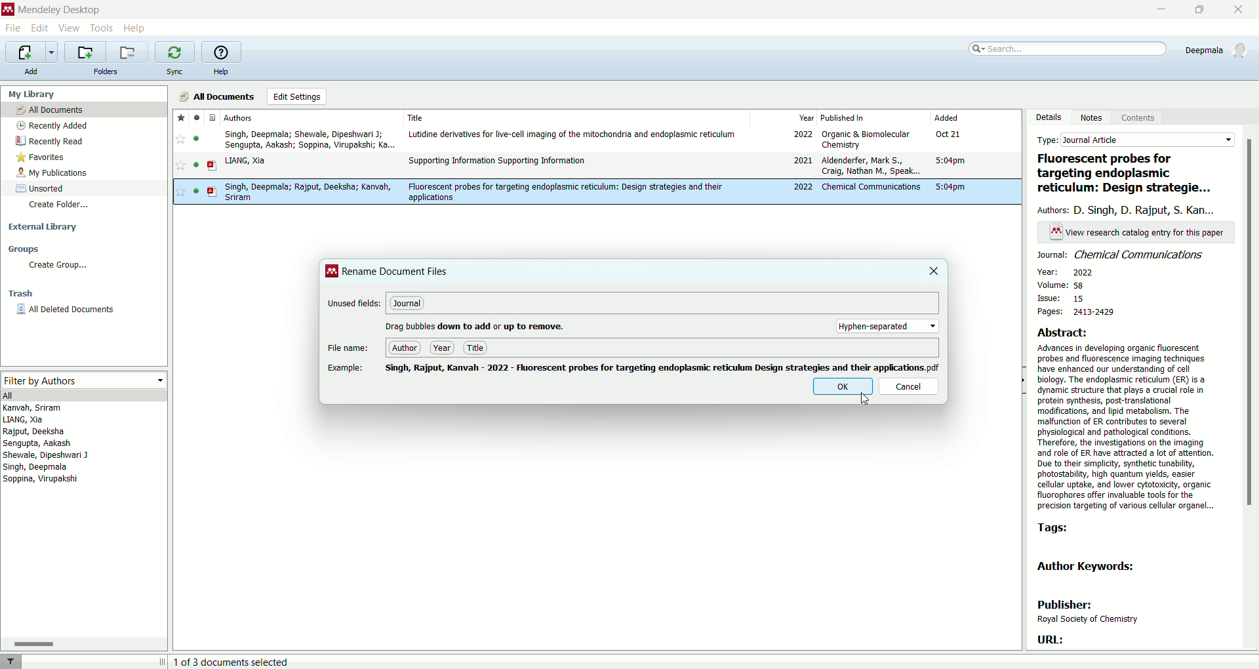  Describe the element at coordinates (179, 167) in the screenshot. I see `favorite` at that location.